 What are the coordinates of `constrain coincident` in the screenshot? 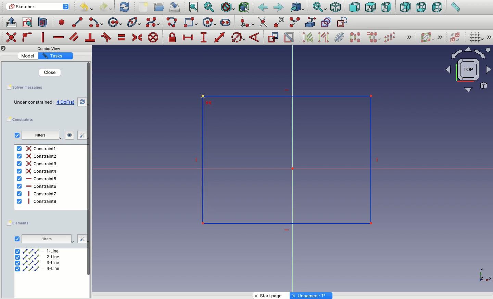 It's located at (12, 37).